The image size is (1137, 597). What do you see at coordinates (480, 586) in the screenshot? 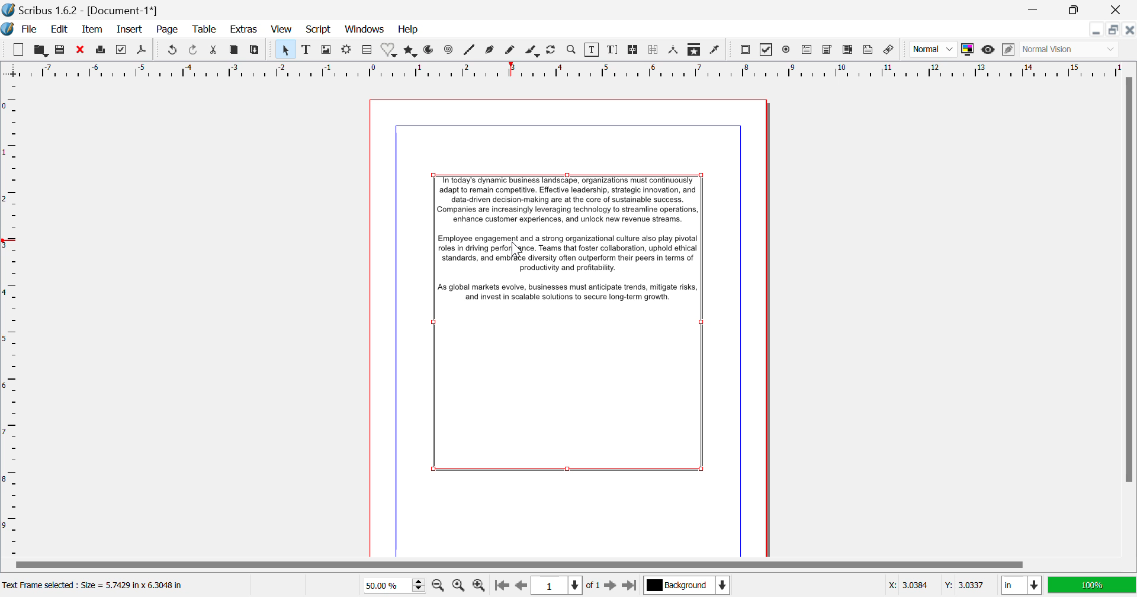
I see `Zoom In` at bounding box center [480, 586].